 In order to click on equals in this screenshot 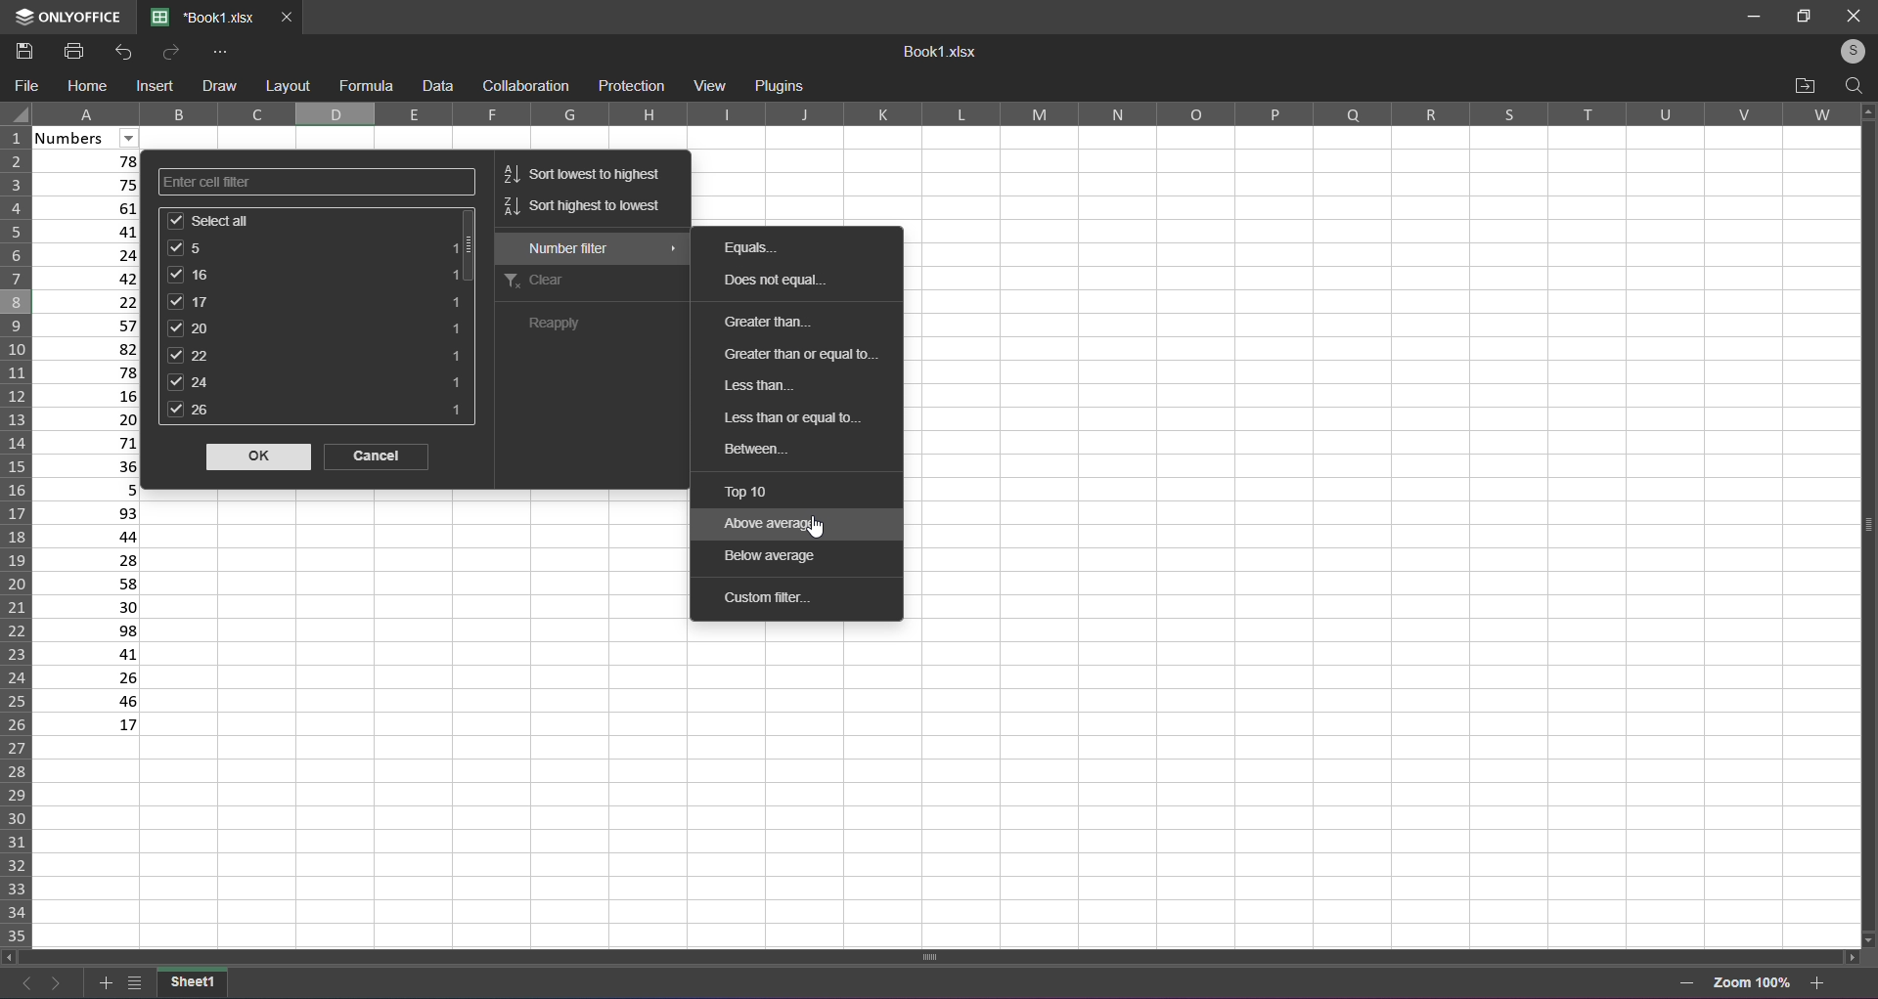, I will do `click(769, 250)`.